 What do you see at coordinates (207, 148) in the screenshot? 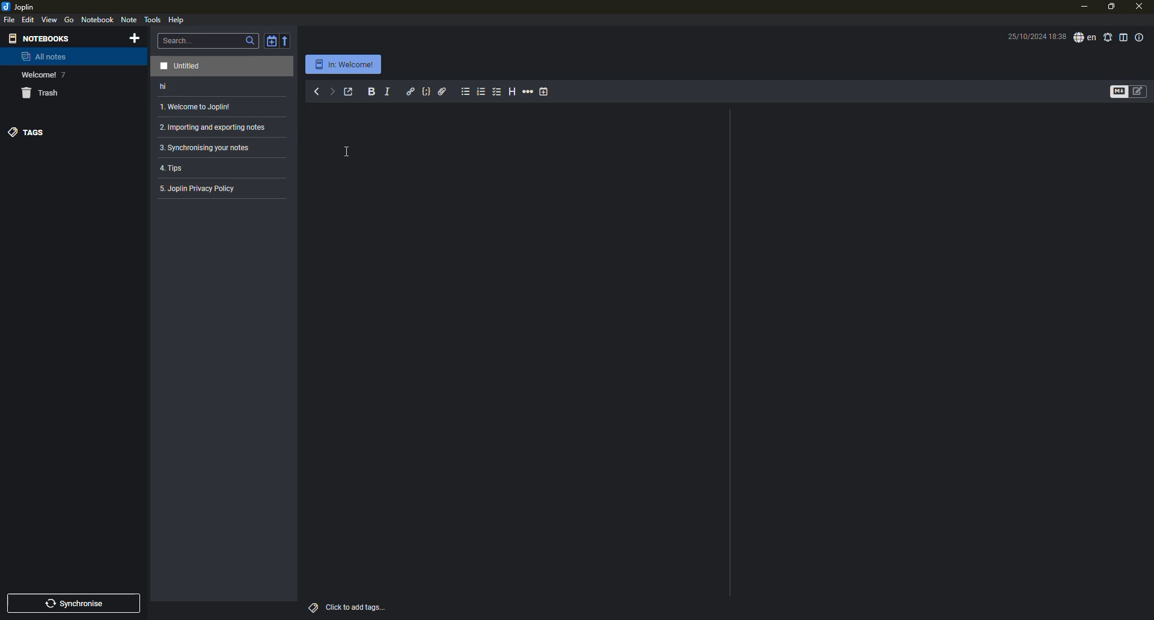
I see `3. Synchronising your notes` at bounding box center [207, 148].